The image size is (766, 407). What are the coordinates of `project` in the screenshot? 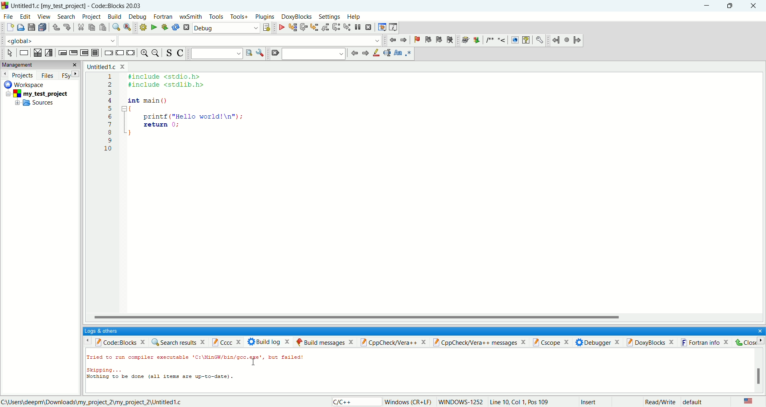 It's located at (41, 93).